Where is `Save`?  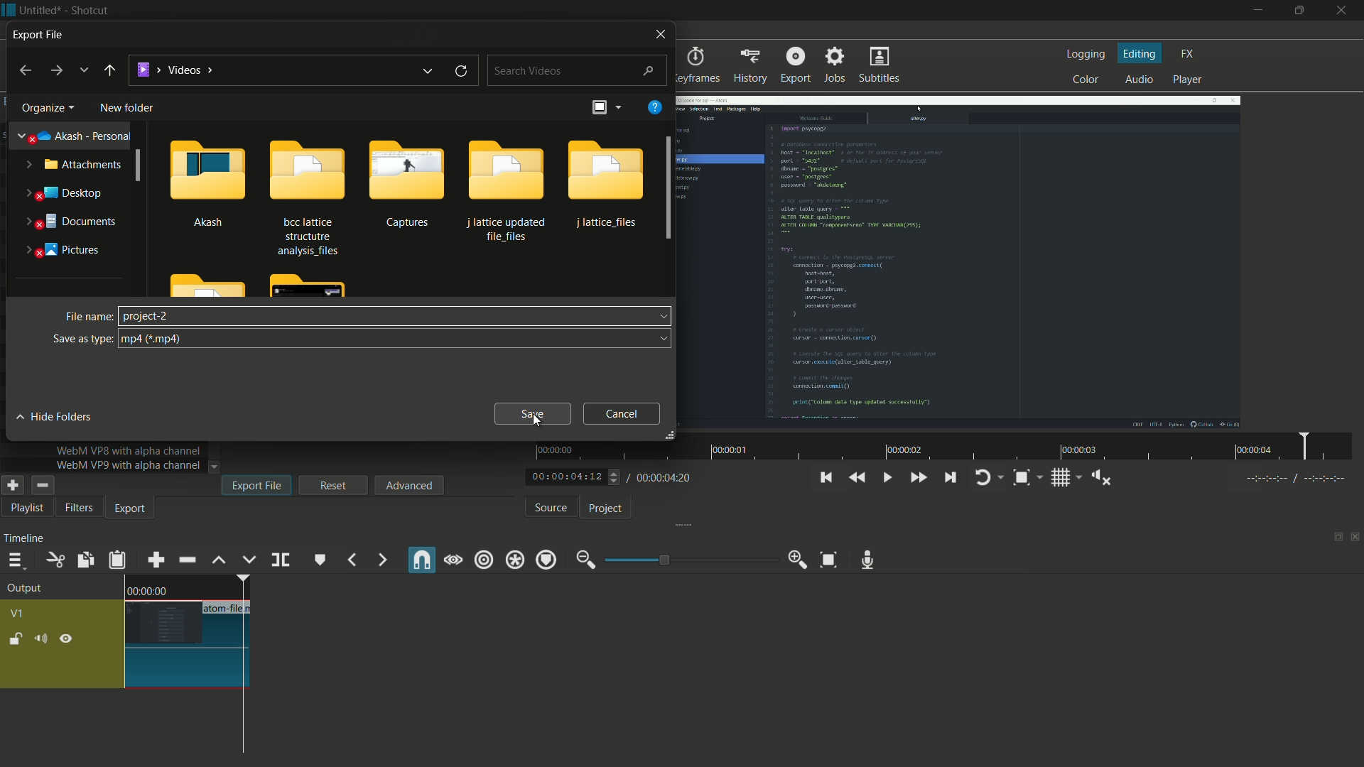 Save is located at coordinates (534, 414).